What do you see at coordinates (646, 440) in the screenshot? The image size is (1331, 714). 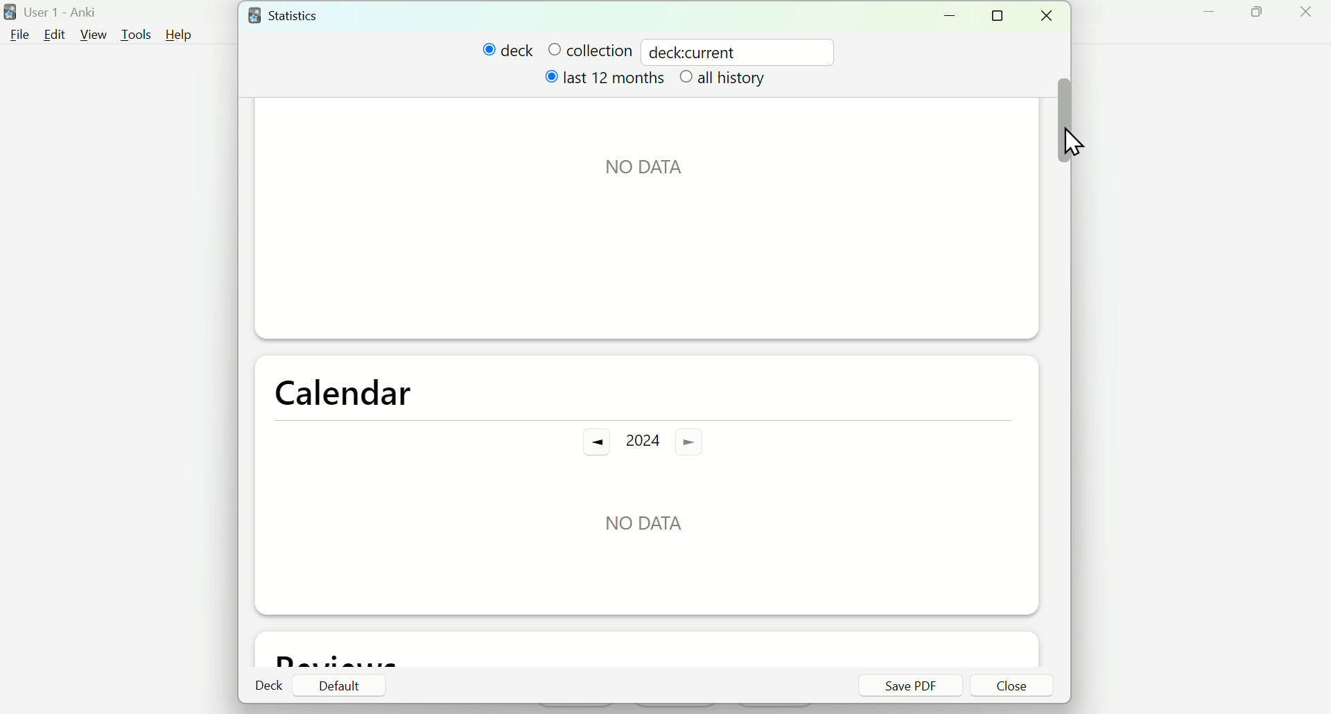 I see `2024` at bounding box center [646, 440].